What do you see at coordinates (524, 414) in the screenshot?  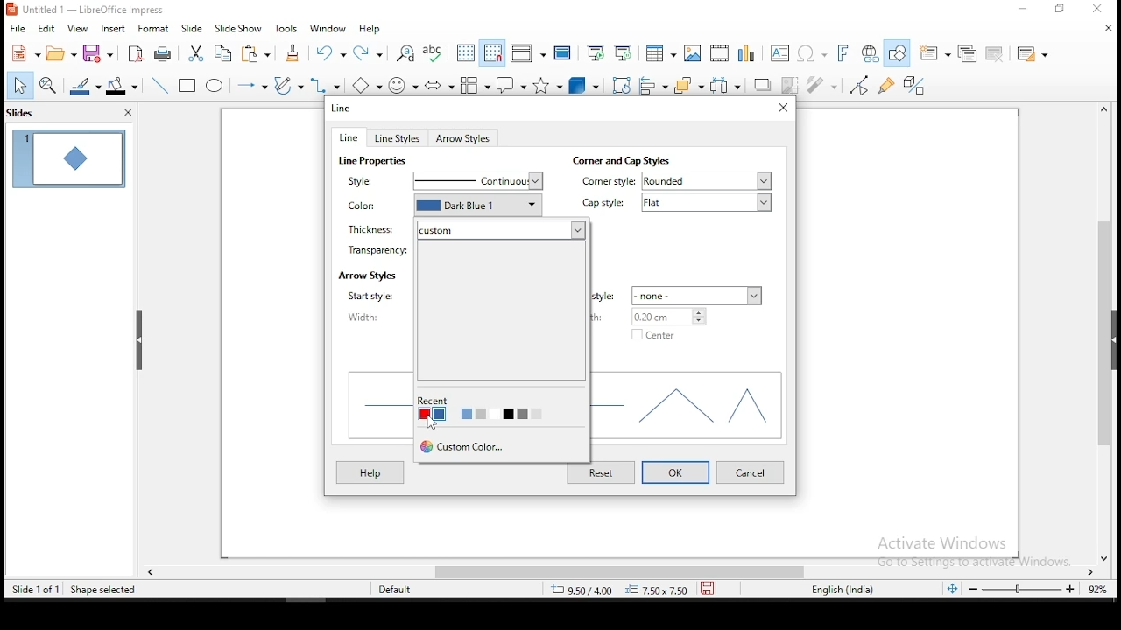 I see `color option` at bounding box center [524, 414].